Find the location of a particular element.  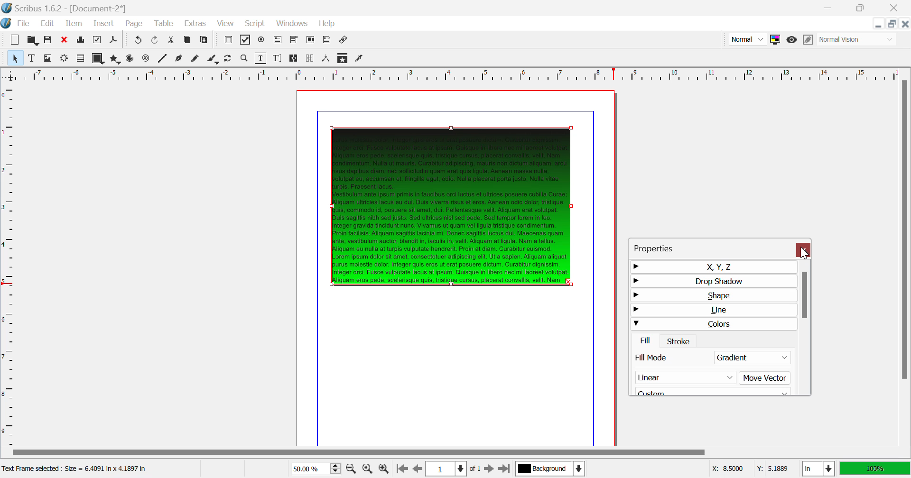

Redo is located at coordinates (137, 41).